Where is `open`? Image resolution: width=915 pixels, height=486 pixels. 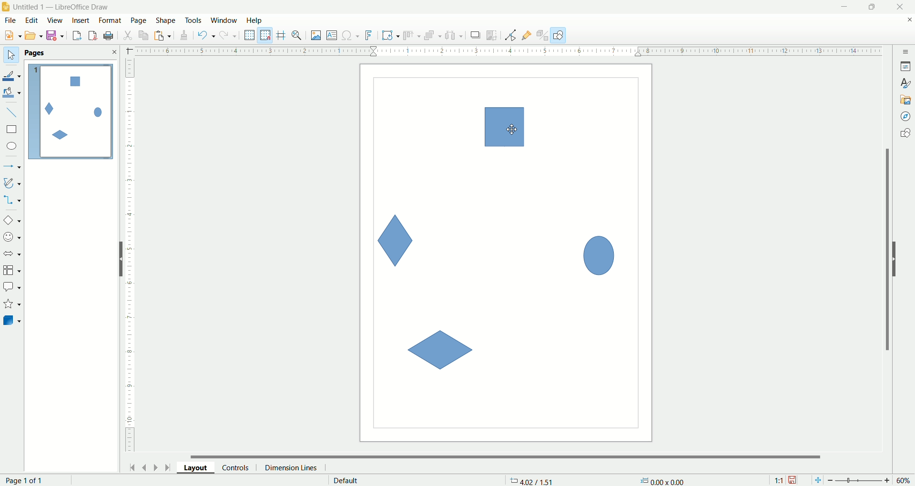 open is located at coordinates (34, 35).